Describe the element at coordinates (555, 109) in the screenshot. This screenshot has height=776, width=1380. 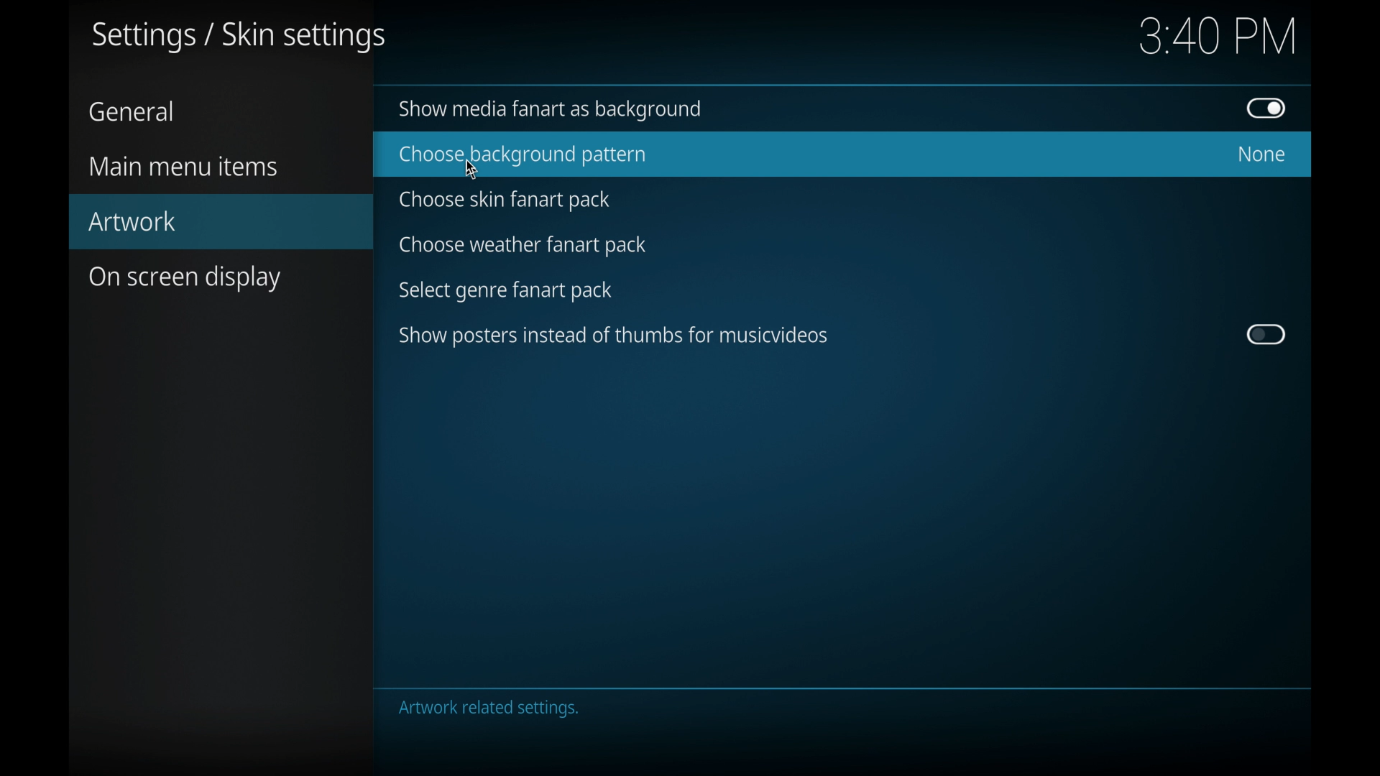
I see `show media fan art as background` at that location.